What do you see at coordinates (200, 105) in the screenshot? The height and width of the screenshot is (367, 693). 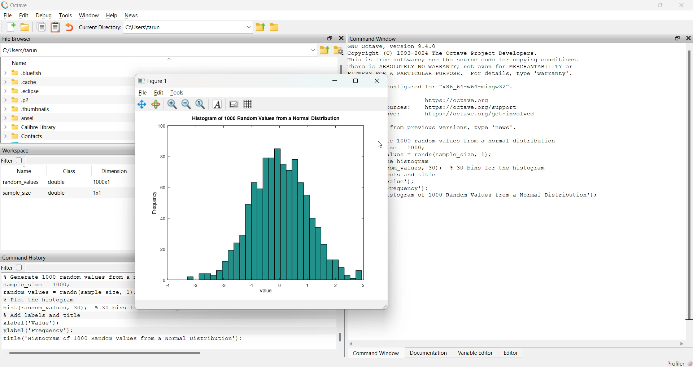 I see `zoom to fit` at bounding box center [200, 105].